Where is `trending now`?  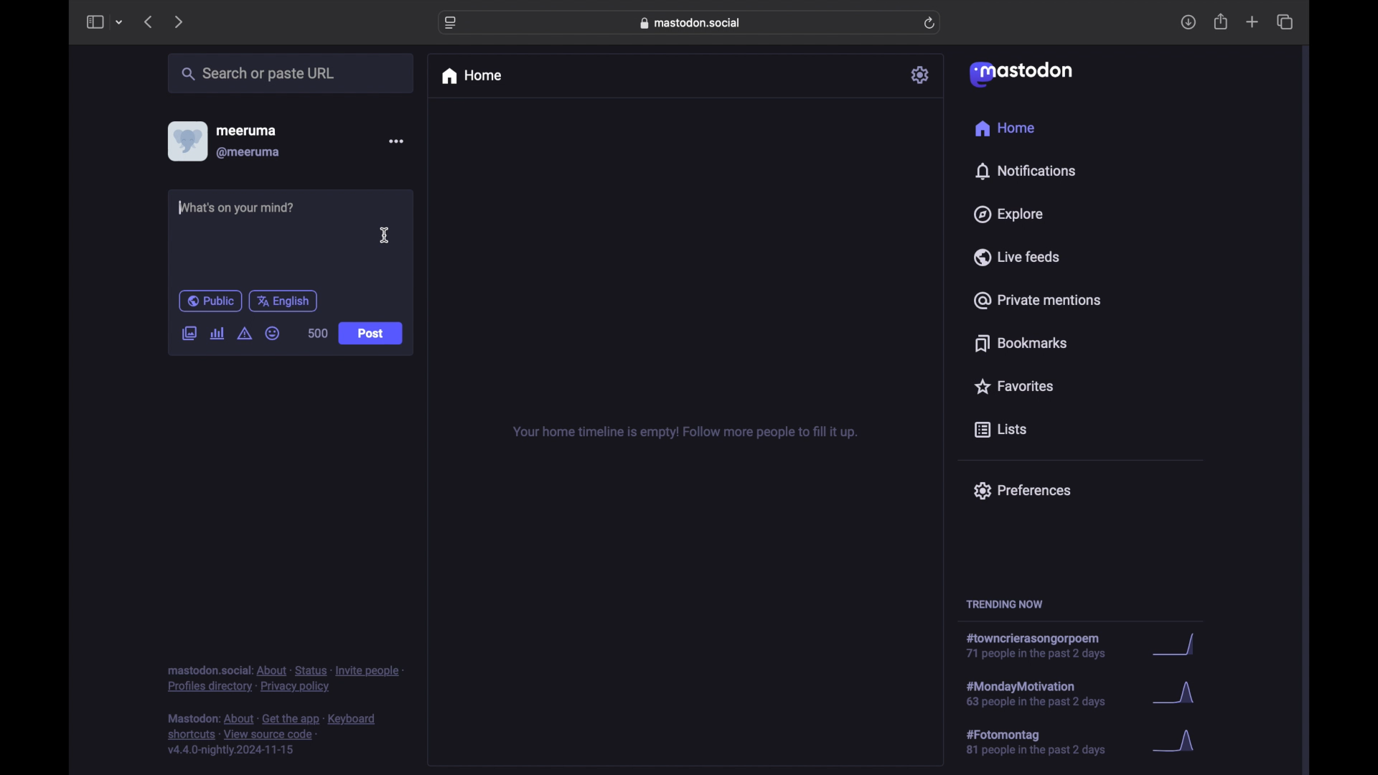
trending now is located at coordinates (1004, 604).